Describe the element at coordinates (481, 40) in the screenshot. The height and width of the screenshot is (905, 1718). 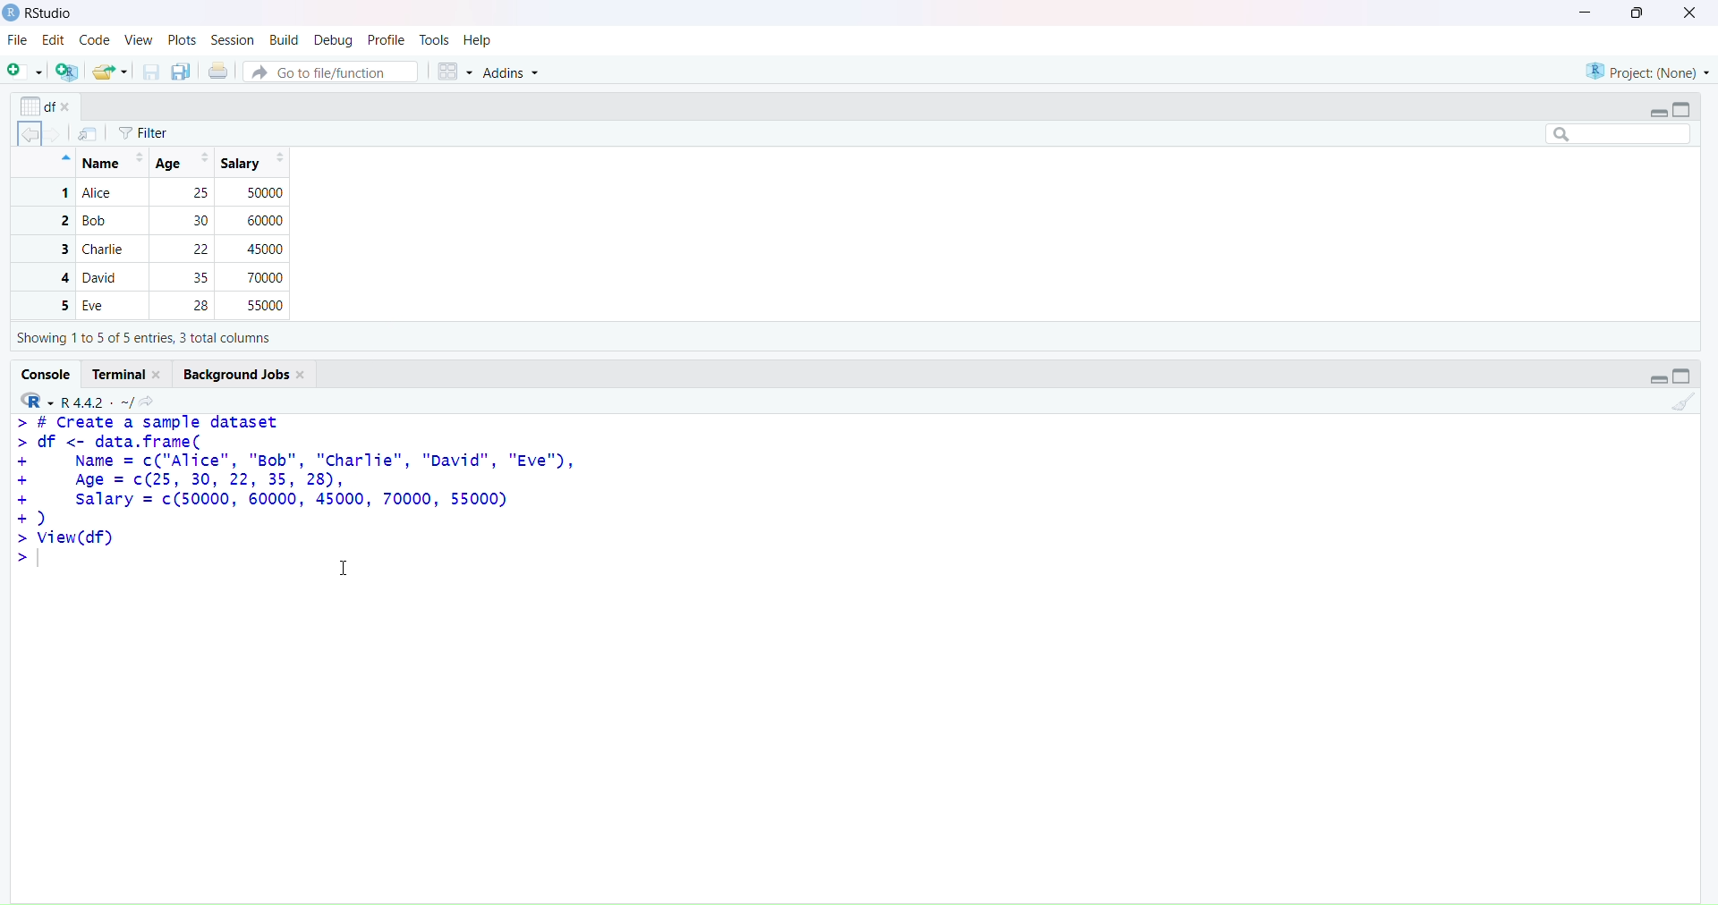
I see `help` at that location.